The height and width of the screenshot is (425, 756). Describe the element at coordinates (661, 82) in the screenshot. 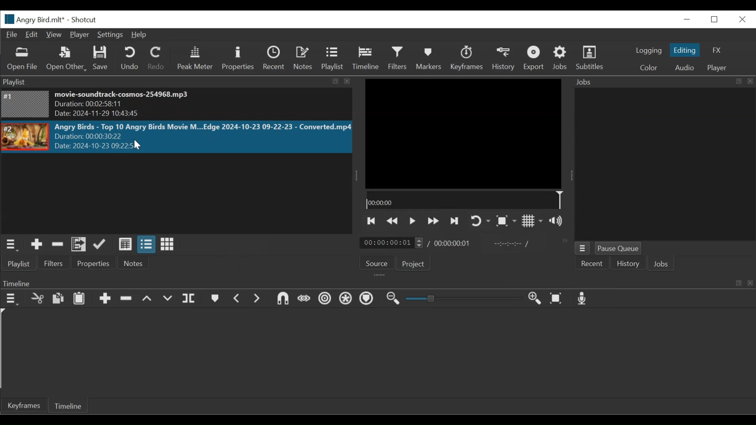

I see `Jobs Panel` at that location.